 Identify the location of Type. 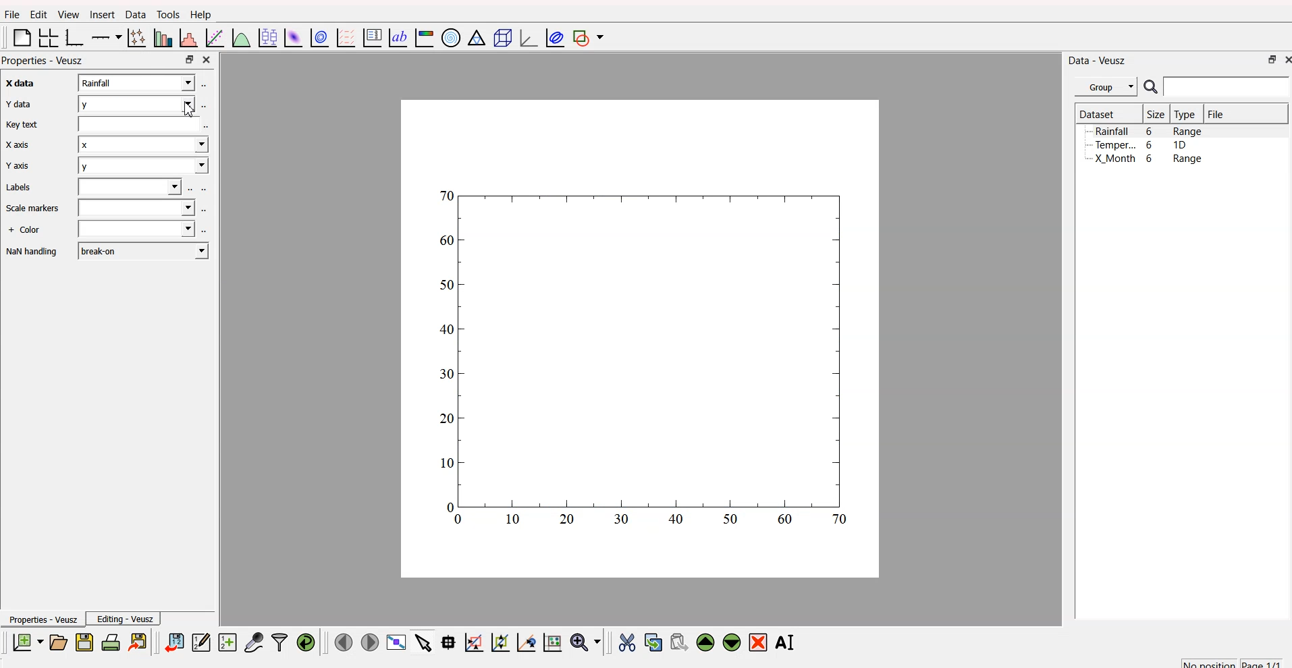
(1185, 115).